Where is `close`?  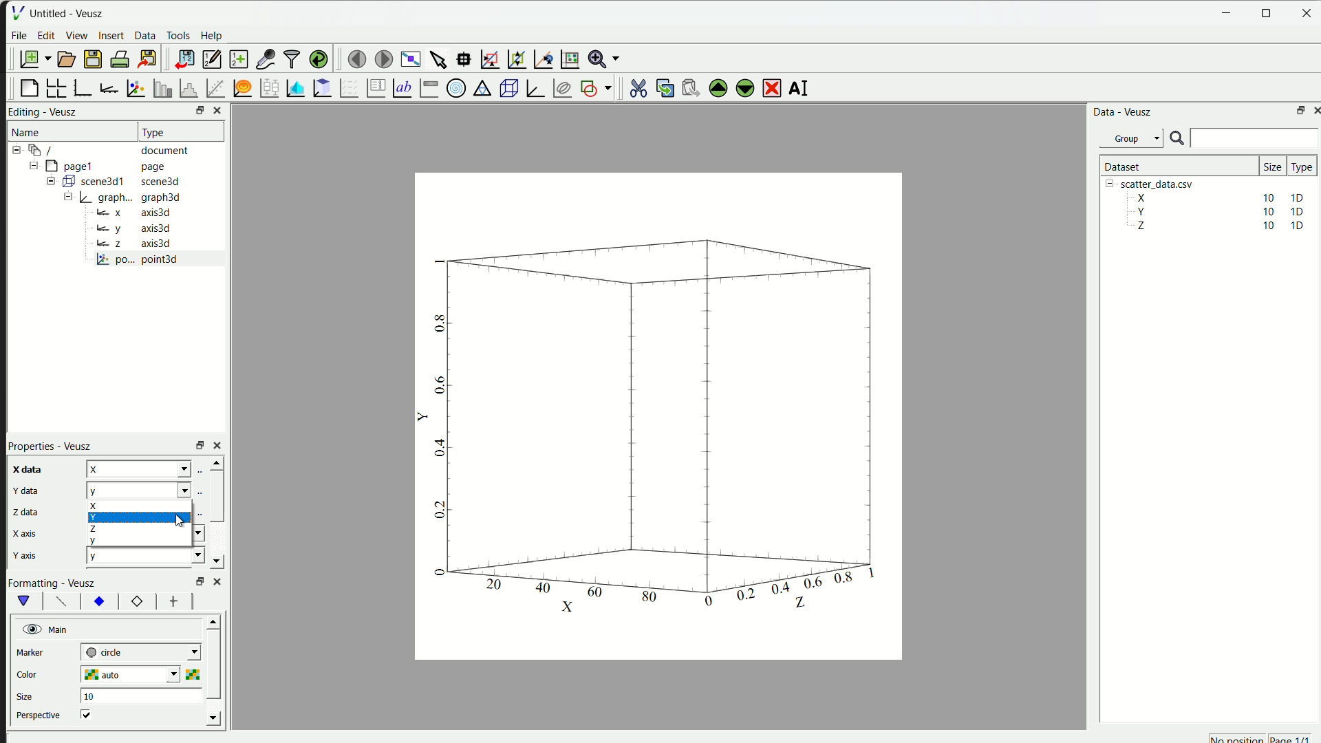
close is located at coordinates (218, 581).